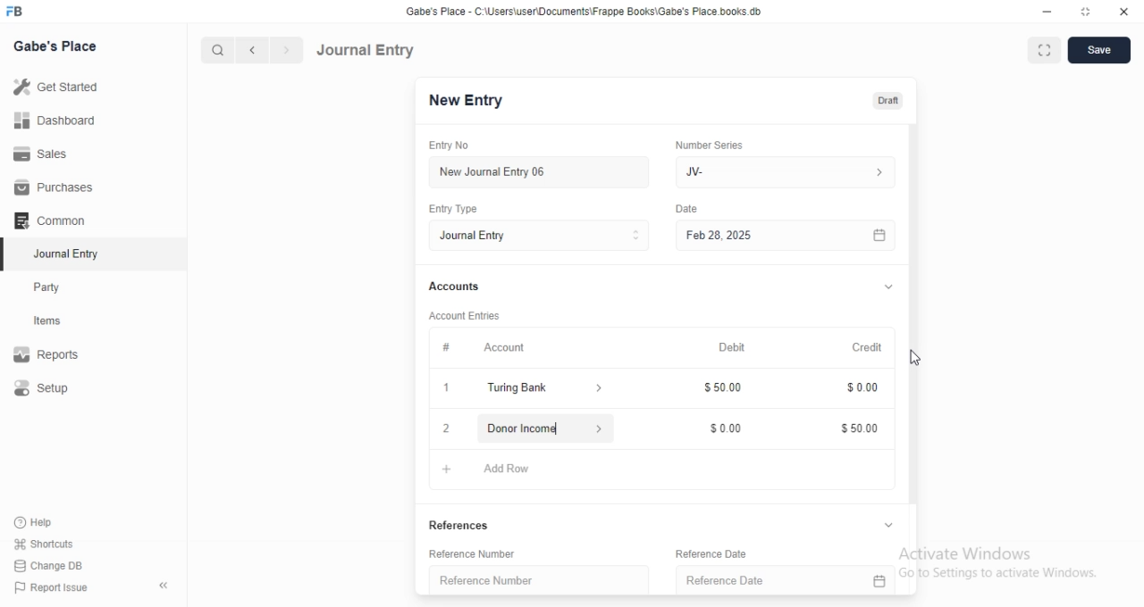 The width and height of the screenshot is (1144, 607). I want to click on Entry Type, so click(459, 208).